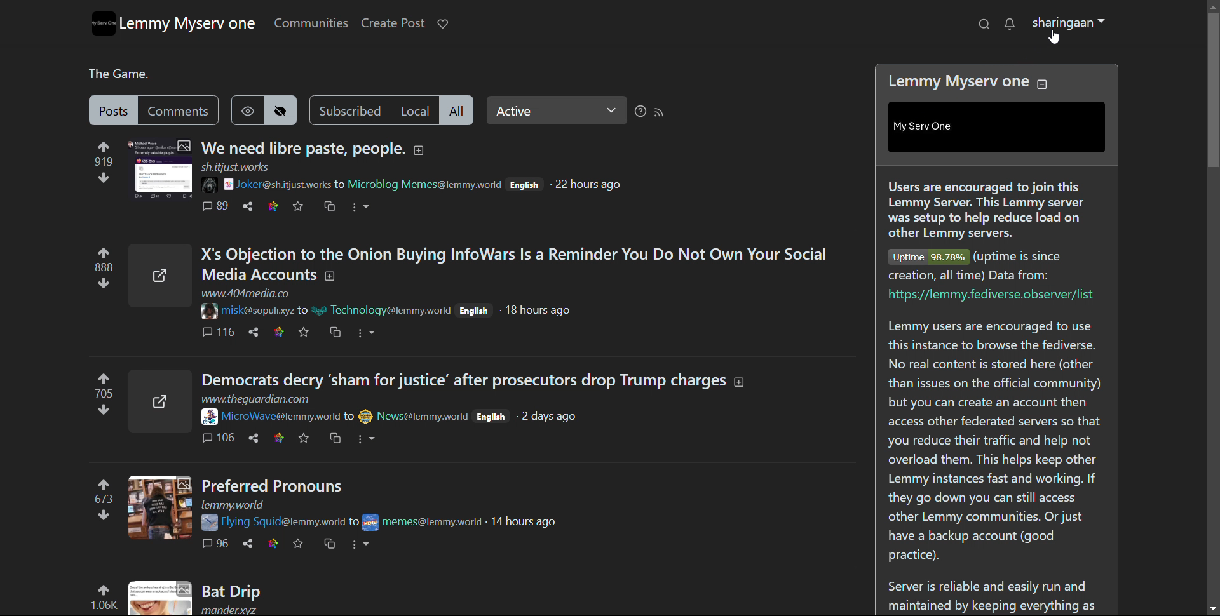 The width and height of the screenshot is (1220, 616). What do you see at coordinates (301, 311) in the screenshot?
I see `to` at bounding box center [301, 311].